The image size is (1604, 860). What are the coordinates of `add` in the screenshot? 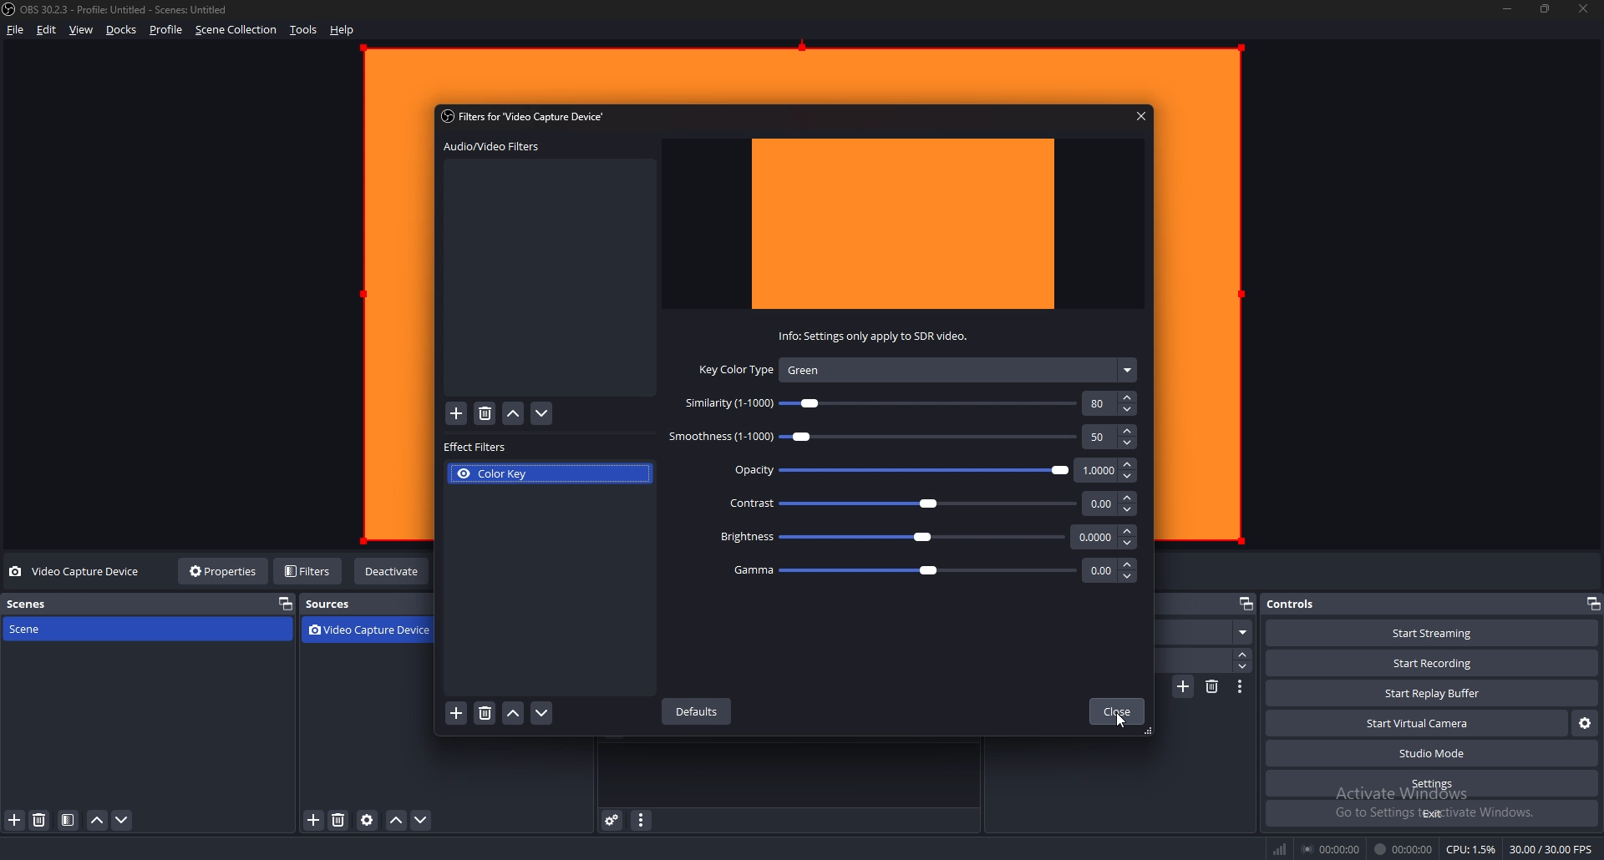 It's located at (457, 414).